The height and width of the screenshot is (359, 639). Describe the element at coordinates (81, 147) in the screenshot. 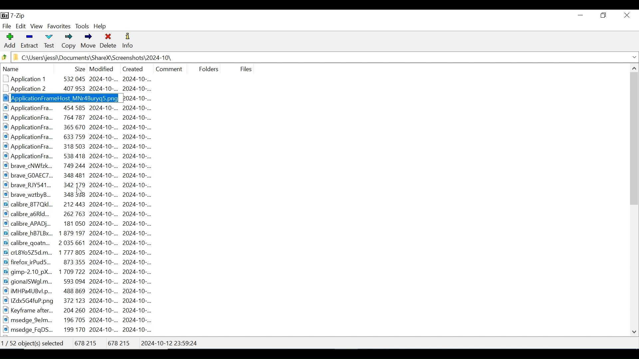

I see `ApplicationFra... 318 503 2024-10-.. 2024-10-...` at that location.